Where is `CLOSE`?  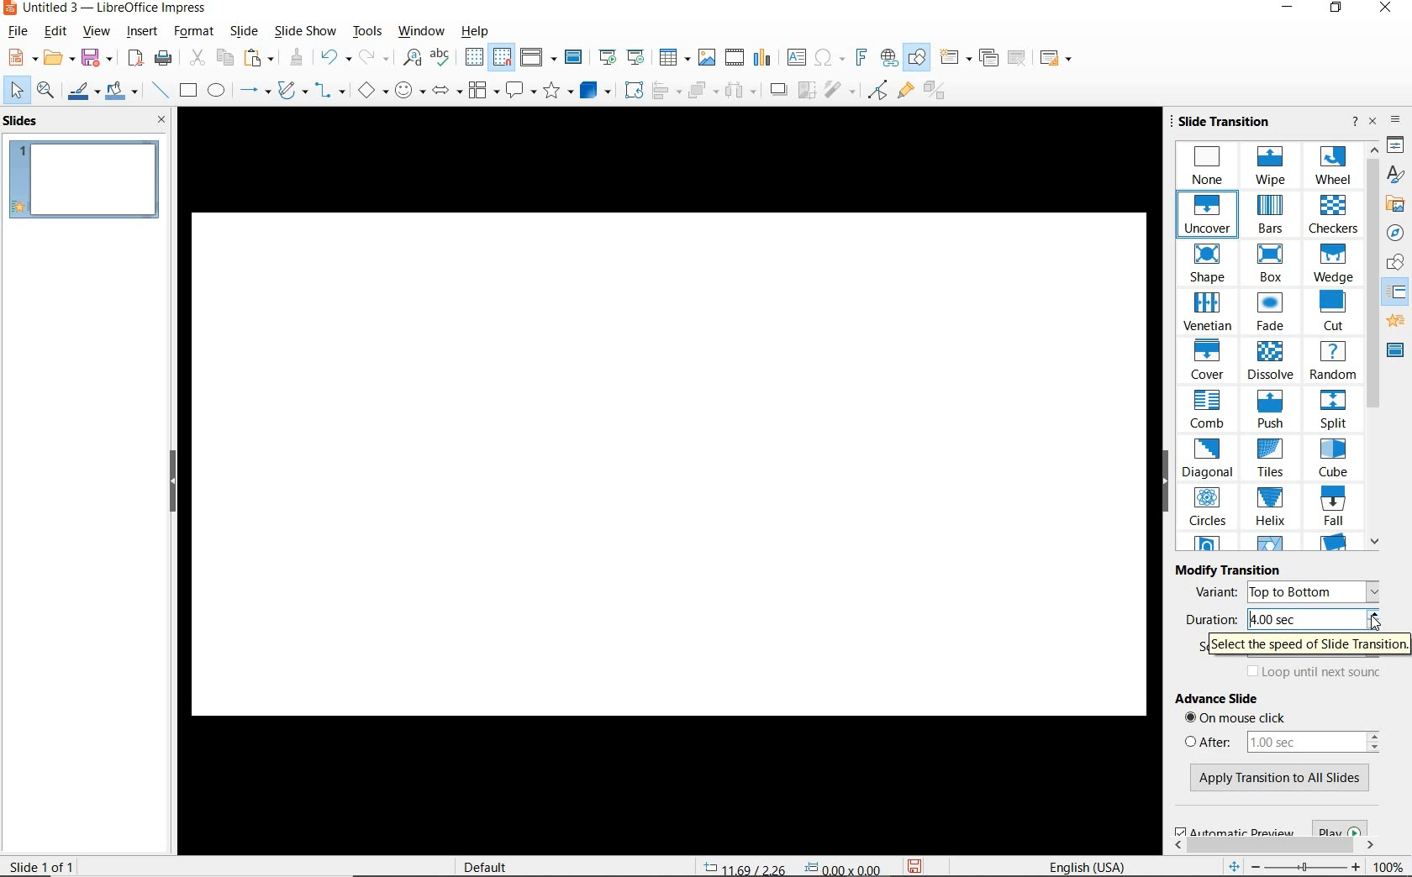 CLOSE is located at coordinates (1387, 10).